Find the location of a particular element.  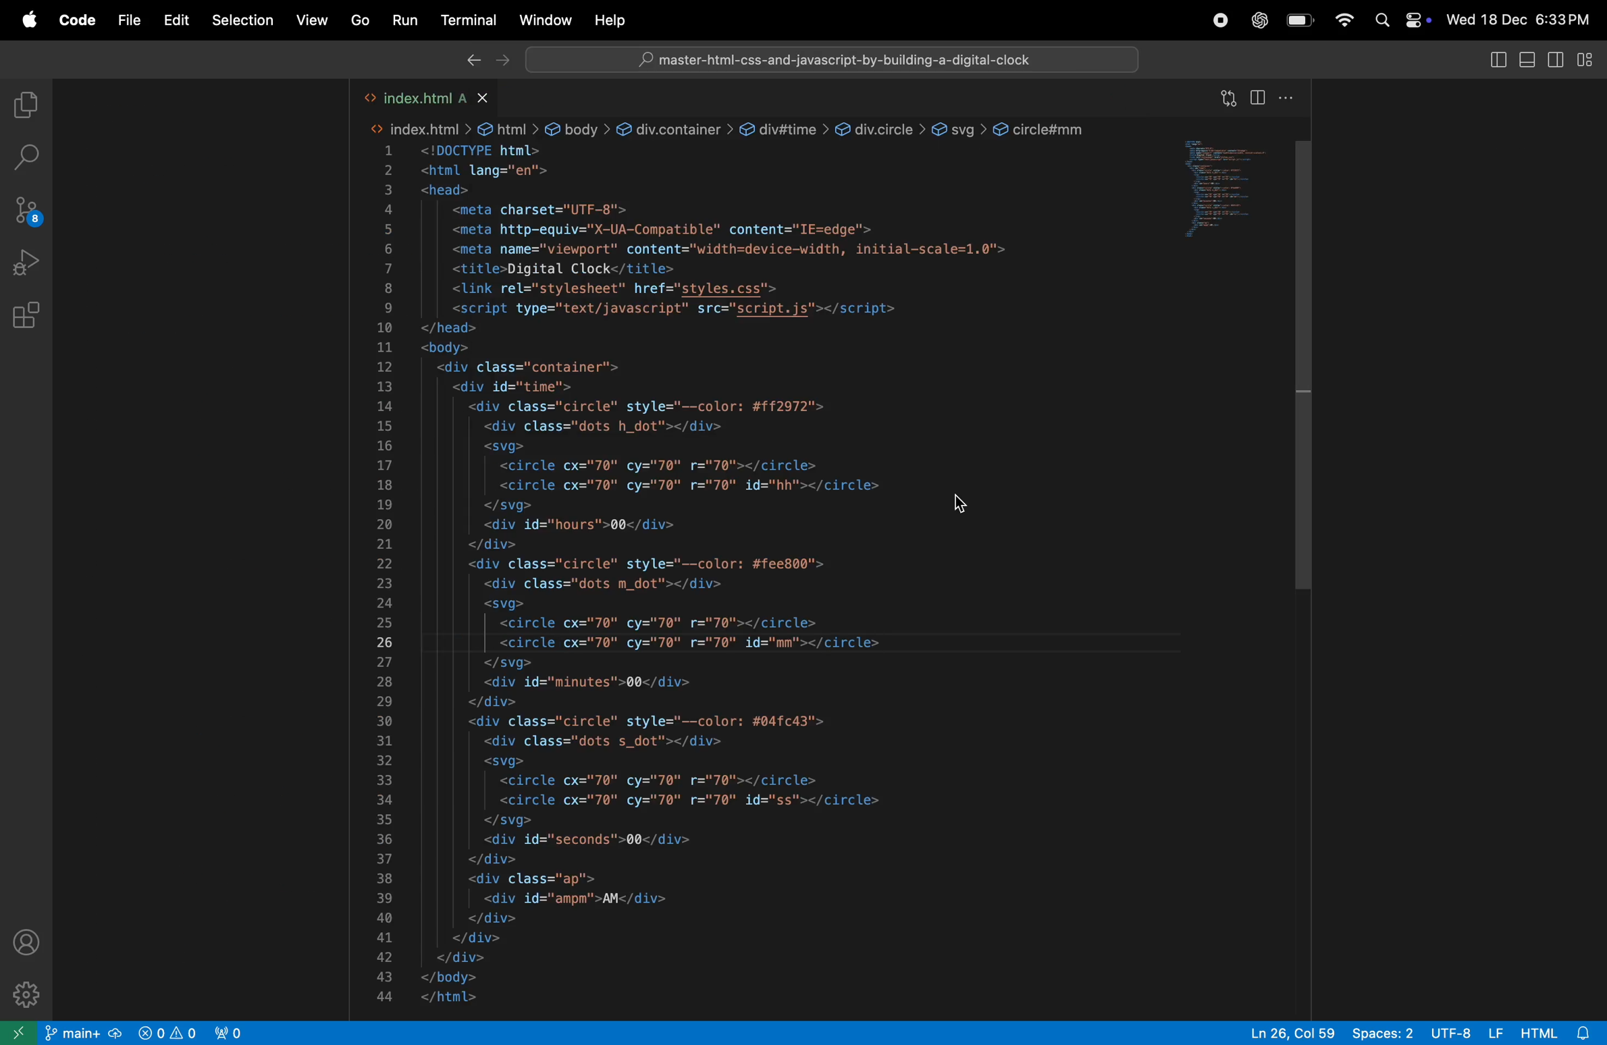

<!DOCTYPE html>
<html lang="en">
<head>
<meta charset="UTF-8">
<meta http-equiv="X-UA-Compatible" content="IE=edge'>
<meta name="viewport" content="width=device-width, initial-scale=1.0">
<title>Digital Clock</title>
<link rel="stylesheet" href="styles.css">
<script type="text/javascript" src="script.js"></script>
</head>
<body>
<div class="container">
<div id="time">
<div class="circle" style="--color: #ff2972">
<div class="dots h_dot"></div>
<svg>
<circle cx="70" cy="70" r="70"></circle>
<circle cx="70" cy="70" r="70" id="hh"></circle>
</svg>
<div id="hours">00</div>
</div>
<div class="circle" style="--color: #fee800">
<div class="dots m_dot"></div>
<svg>
<circle cx="70" cy="70" r="70"></circle>
<circle cx="70" cy="70" r="70" id="mm"></circles]
</svg>
<div id="minutes">00</div>
</div>
<div class="circle" style="--color: #04fc43">
<div class="dots s_dot"></div>
<svg>
<circle cx="70" cy="70" r="70"></circle>
<circle cx="70" cy="70" r="70" id="ss"></circle>
</svg>
<div id="seconds">00</div>
</div>
<div class="ap">
<div id="ampm">AM</div>
</div>
</div>
</div>
</body>
</html> is located at coordinates (720, 579).